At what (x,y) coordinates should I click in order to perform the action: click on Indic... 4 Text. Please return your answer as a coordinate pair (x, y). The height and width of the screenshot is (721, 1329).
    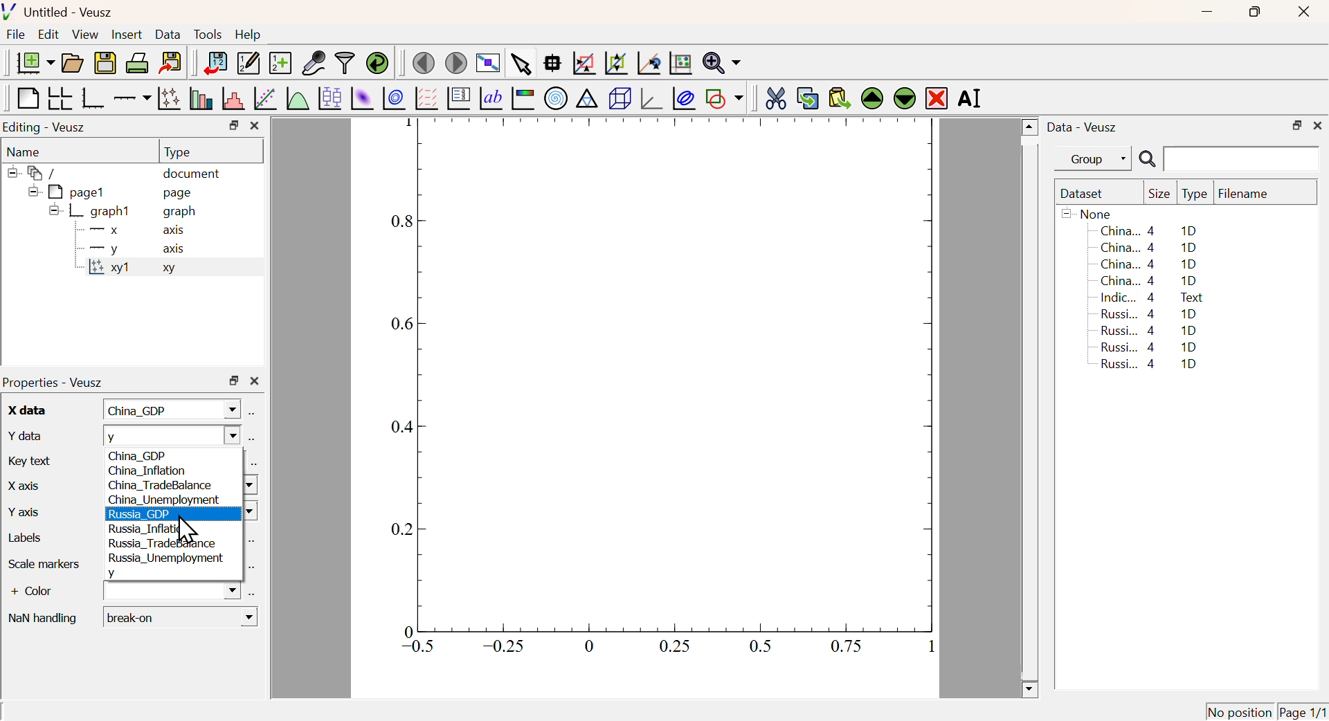
    Looking at the image, I should click on (1152, 298).